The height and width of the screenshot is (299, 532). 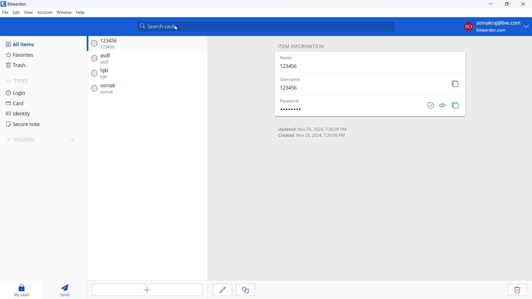 What do you see at coordinates (312, 132) in the screenshot?
I see `time of creation and last update` at bounding box center [312, 132].